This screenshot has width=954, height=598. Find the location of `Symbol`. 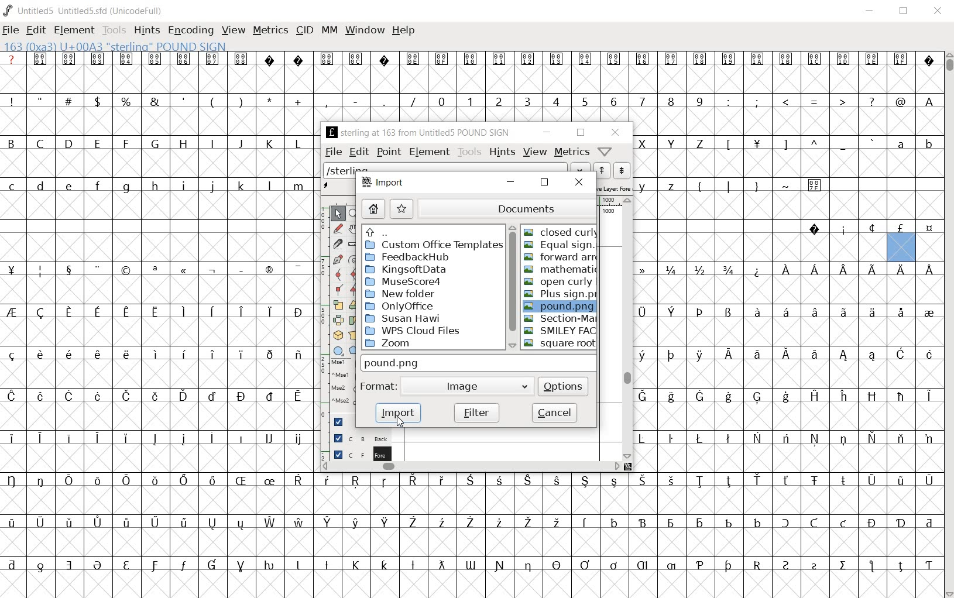

Symbol is located at coordinates (646, 312).